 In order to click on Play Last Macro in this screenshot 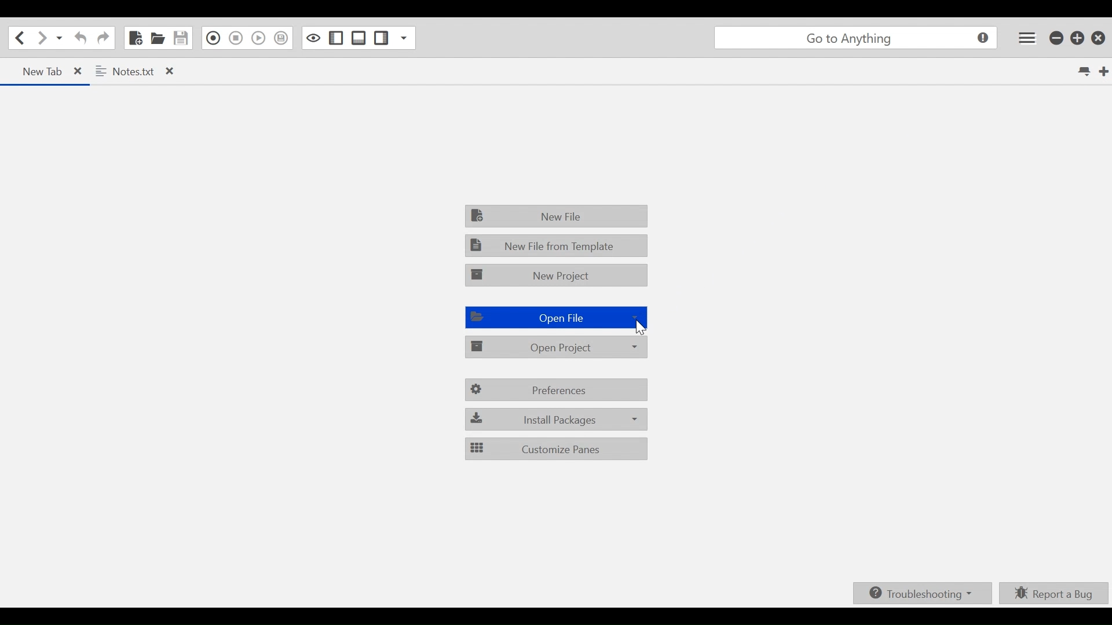, I will do `click(259, 38)`.